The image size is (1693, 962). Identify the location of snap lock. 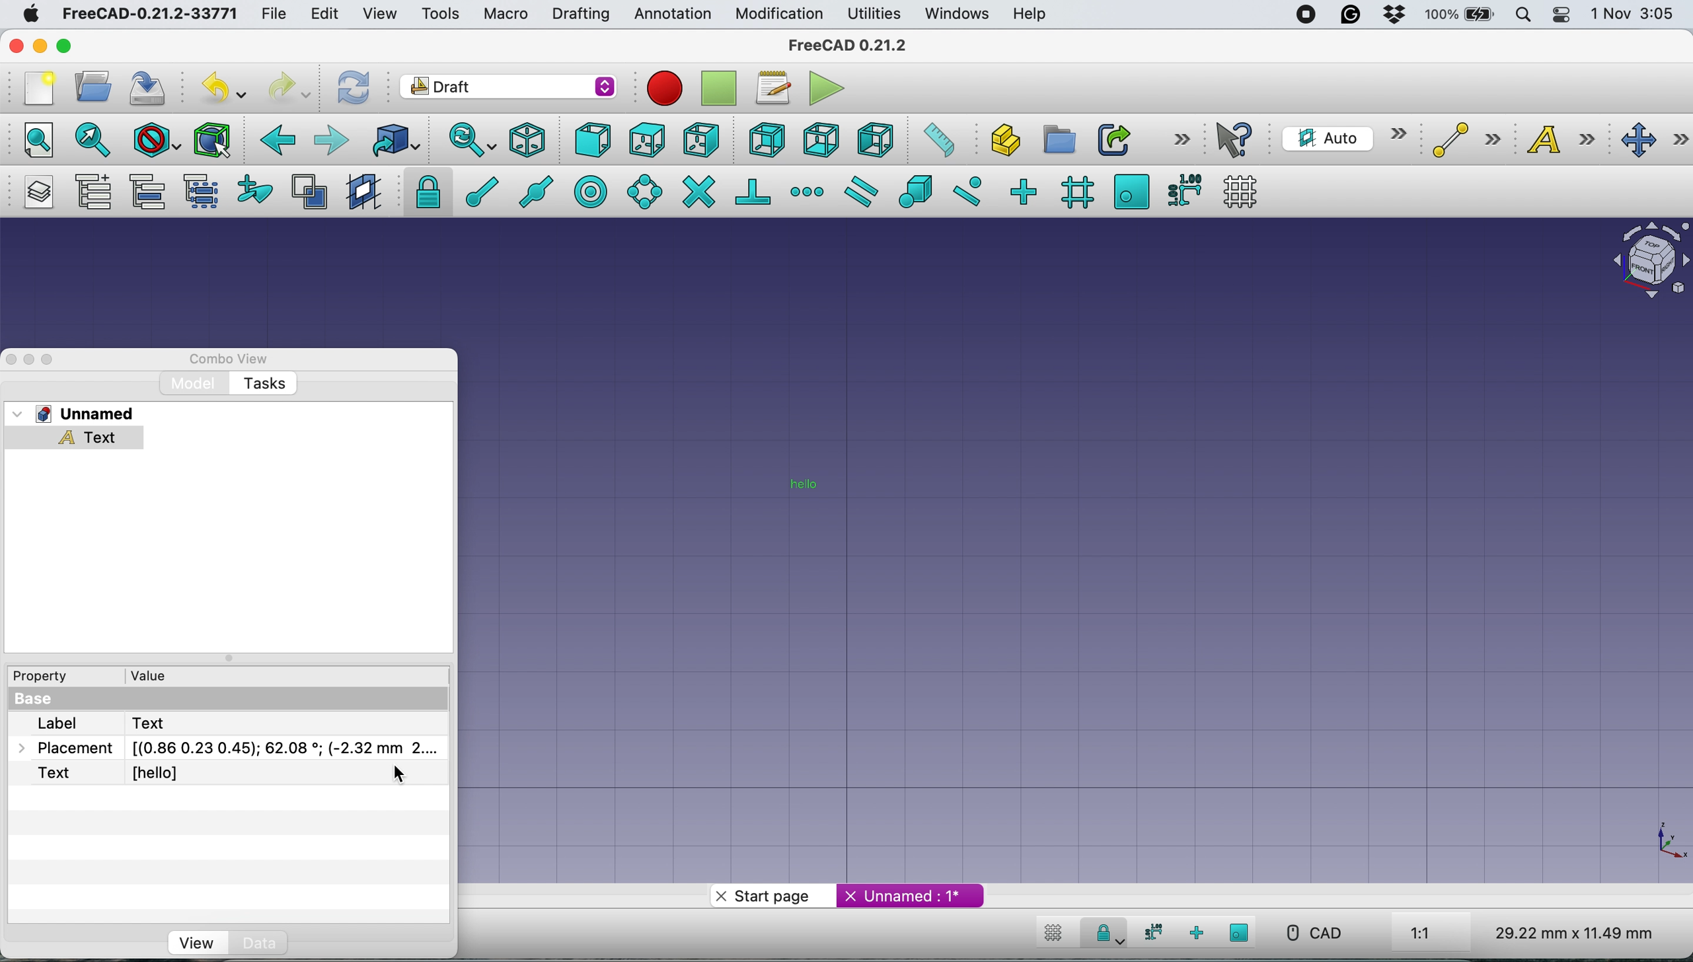
(1103, 932).